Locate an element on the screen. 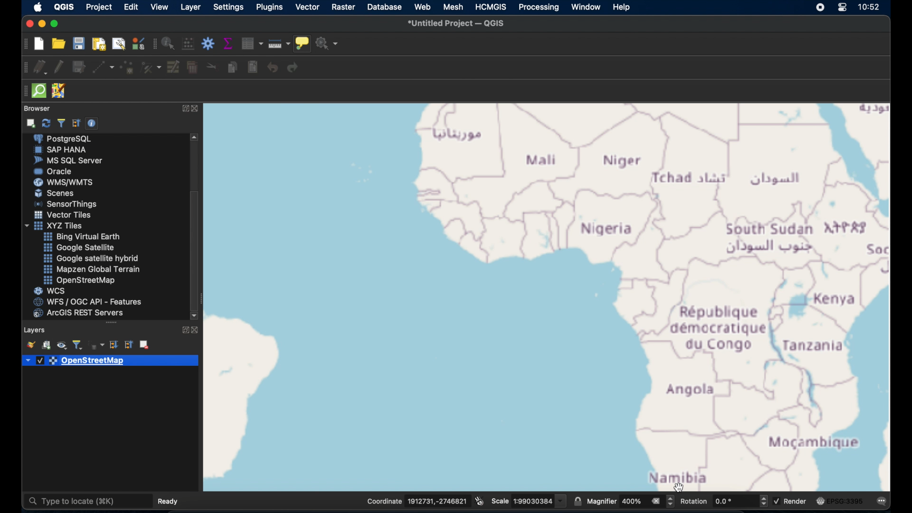 The width and height of the screenshot is (912, 513). remove layer group is located at coordinates (144, 346).